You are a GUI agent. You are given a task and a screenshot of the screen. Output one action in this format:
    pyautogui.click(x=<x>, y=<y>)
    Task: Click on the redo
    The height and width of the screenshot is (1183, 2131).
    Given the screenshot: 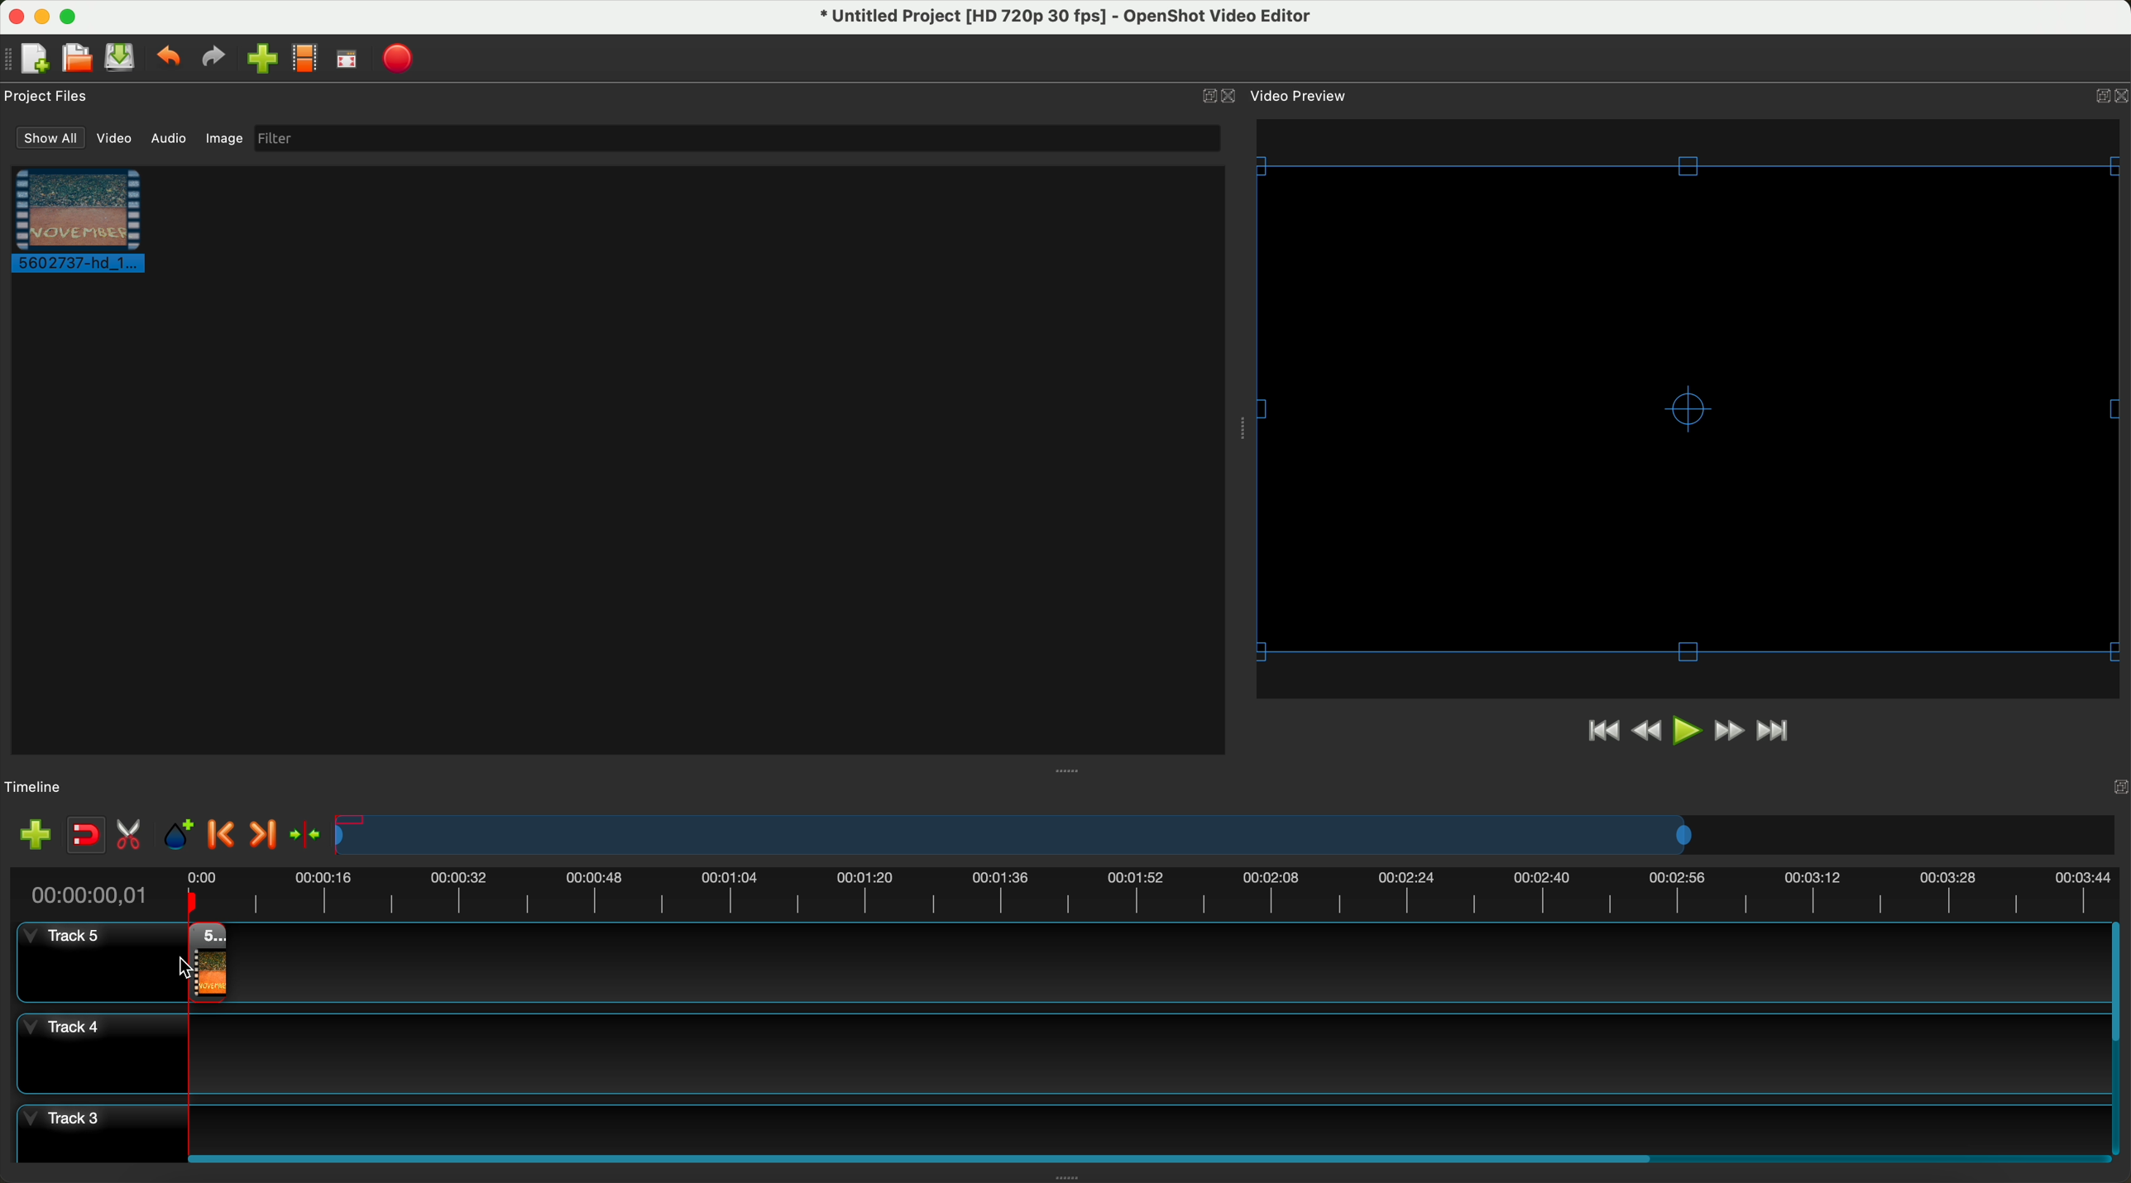 What is the action you would take?
    pyautogui.click(x=213, y=59)
    